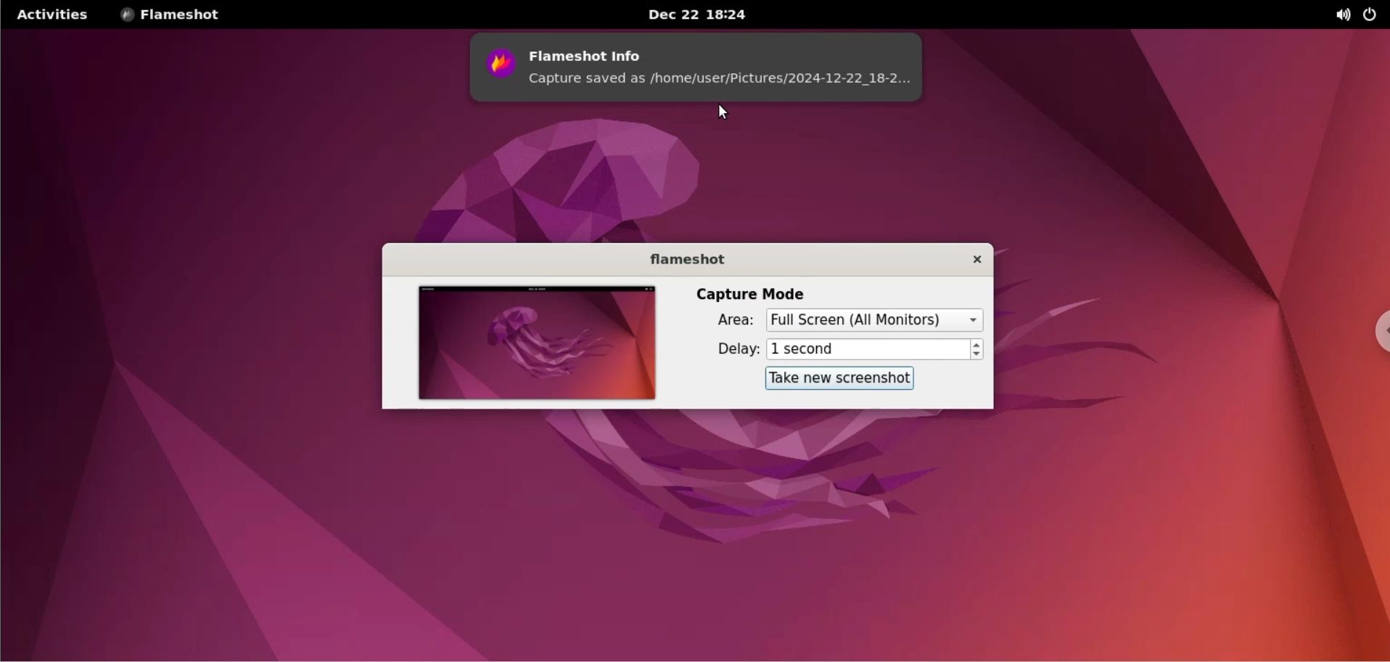  What do you see at coordinates (974, 257) in the screenshot?
I see `close ` at bounding box center [974, 257].